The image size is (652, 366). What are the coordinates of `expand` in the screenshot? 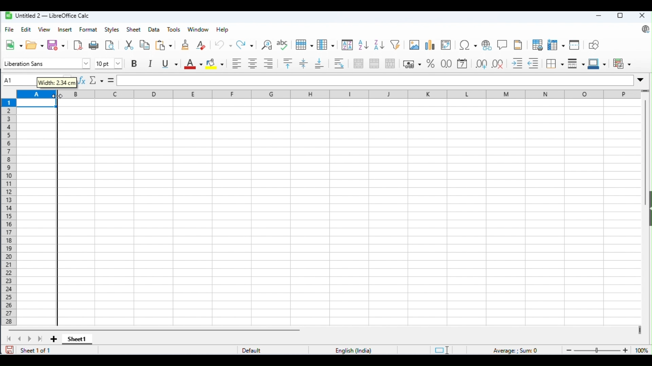 It's located at (640, 80).